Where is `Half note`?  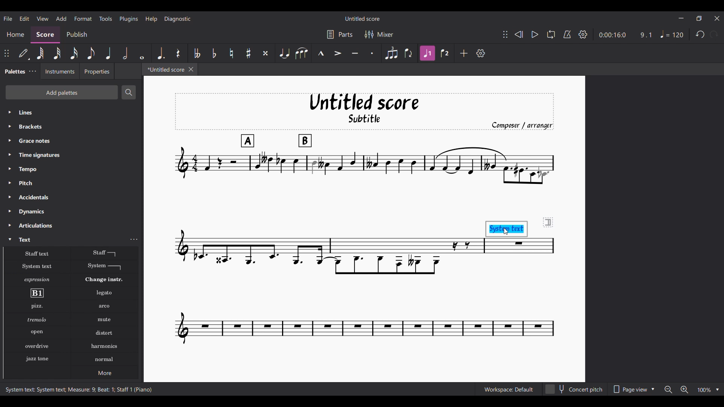 Half note is located at coordinates (125, 53).